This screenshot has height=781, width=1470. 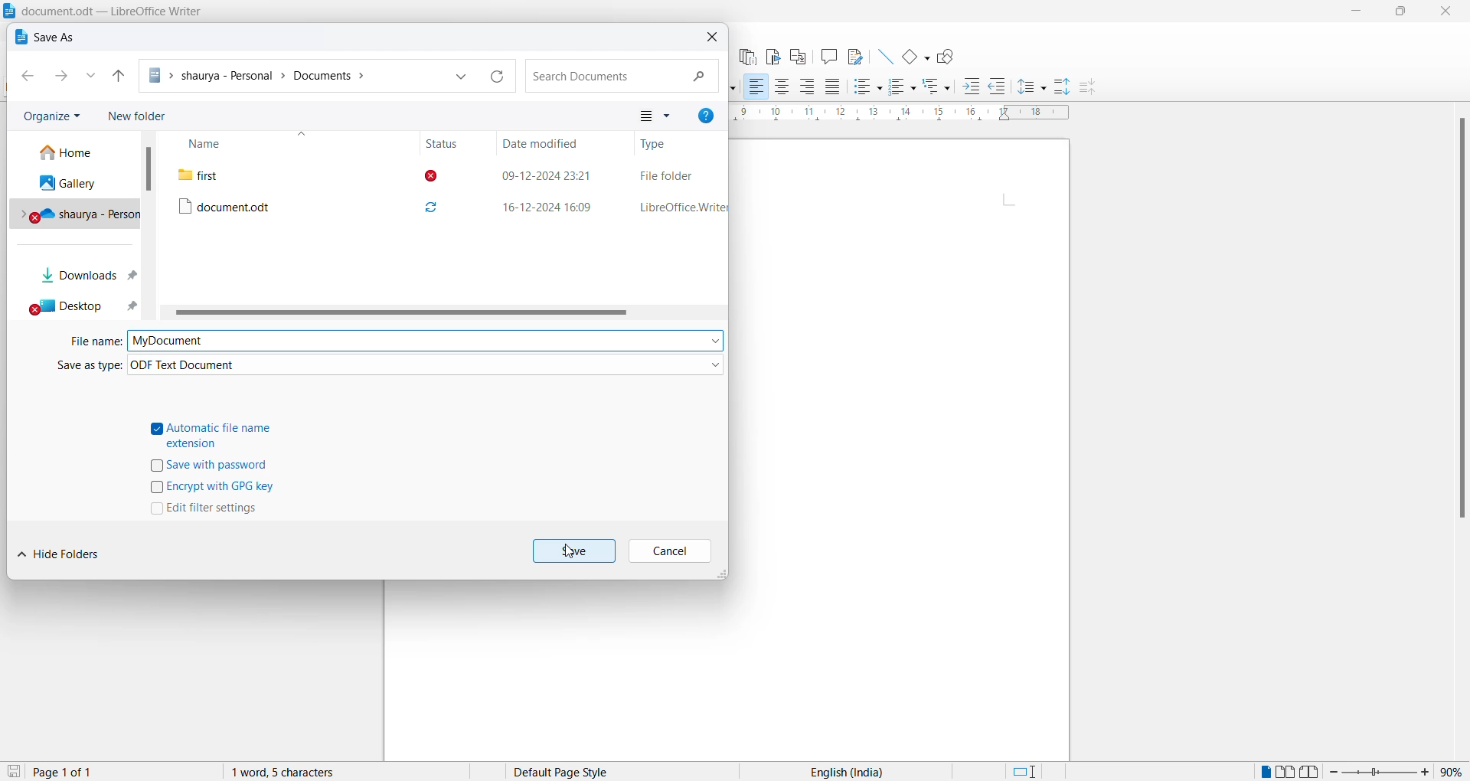 What do you see at coordinates (240, 144) in the screenshot?
I see `Name heading` at bounding box center [240, 144].